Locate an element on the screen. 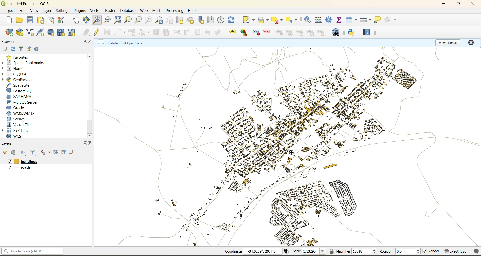 The height and width of the screenshot is (256, 481). collapse all is located at coordinates (29, 49).